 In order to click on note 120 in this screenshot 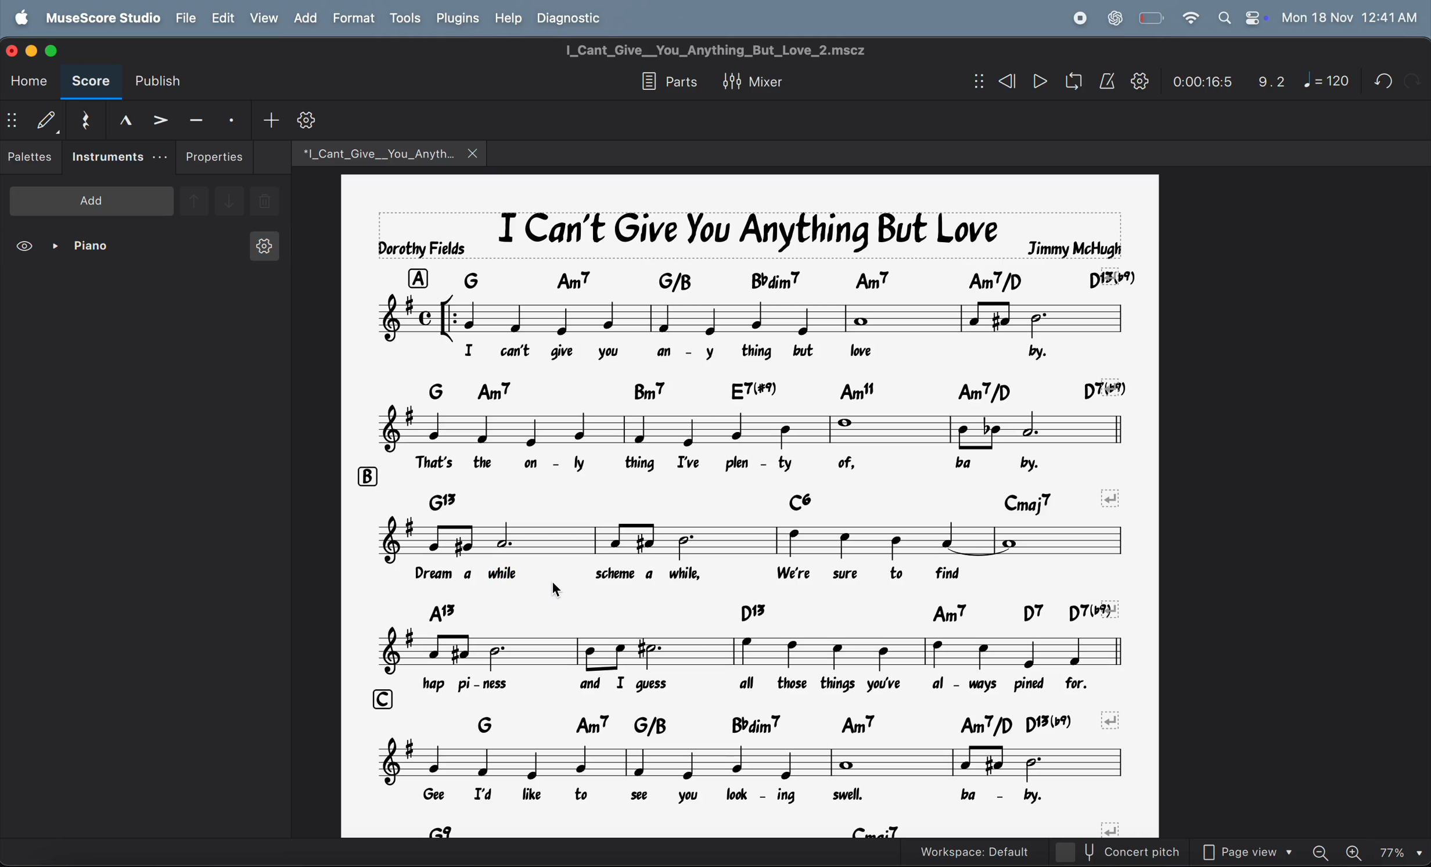, I will do `click(1328, 82)`.